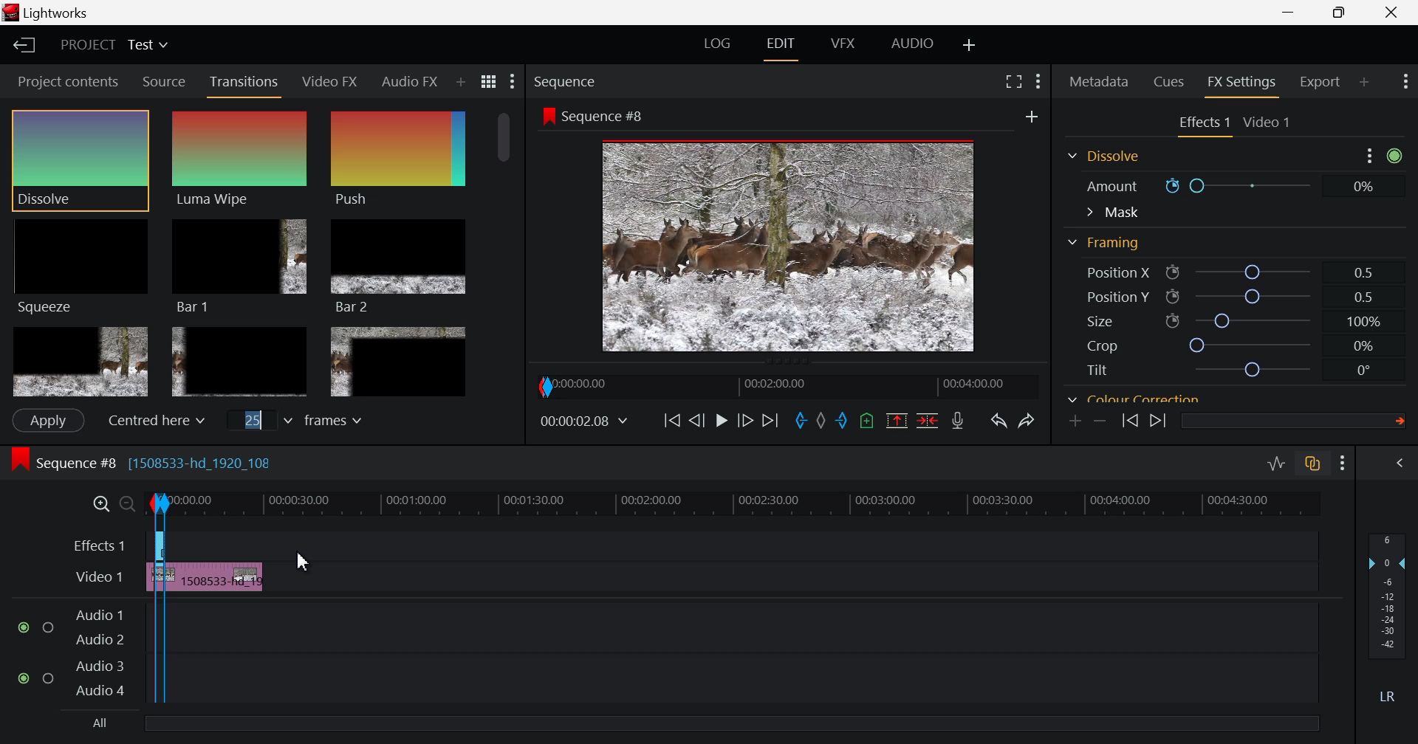 The height and width of the screenshot is (744, 1418). What do you see at coordinates (1346, 13) in the screenshot?
I see `Minimize` at bounding box center [1346, 13].